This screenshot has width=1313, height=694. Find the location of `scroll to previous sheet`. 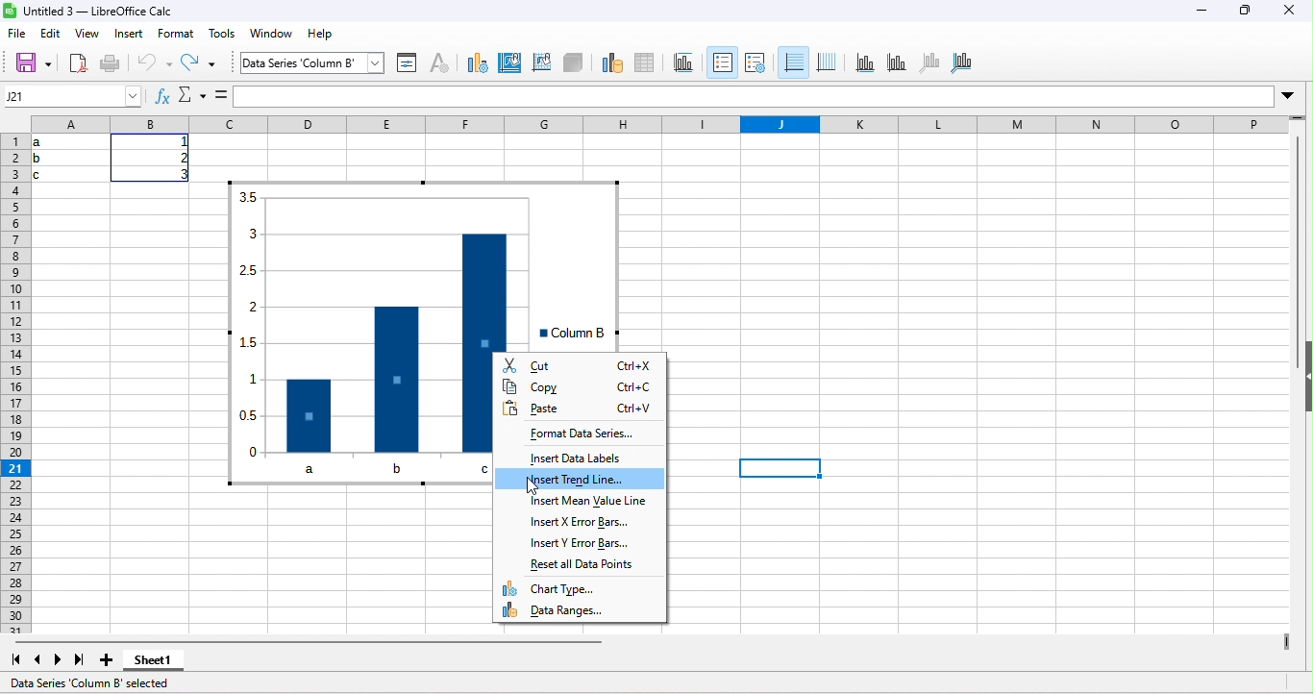

scroll to previous sheet is located at coordinates (39, 660).